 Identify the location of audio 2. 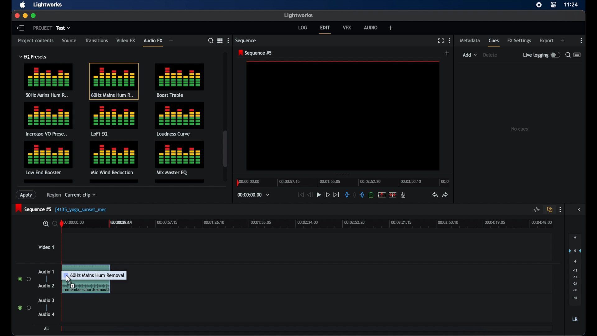
(46, 285).